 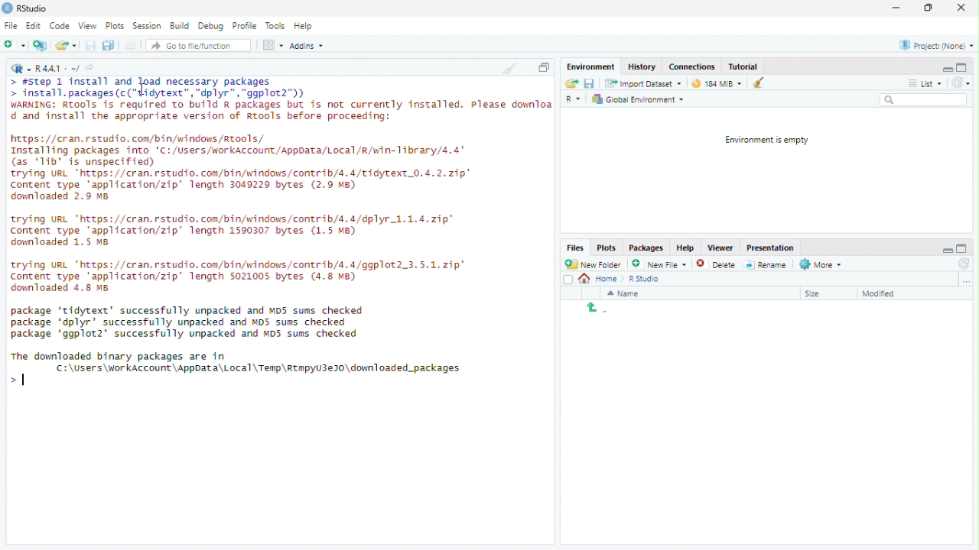 What do you see at coordinates (963, 248) in the screenshot?
I see `Maximize` at bounding box center [963, 248].